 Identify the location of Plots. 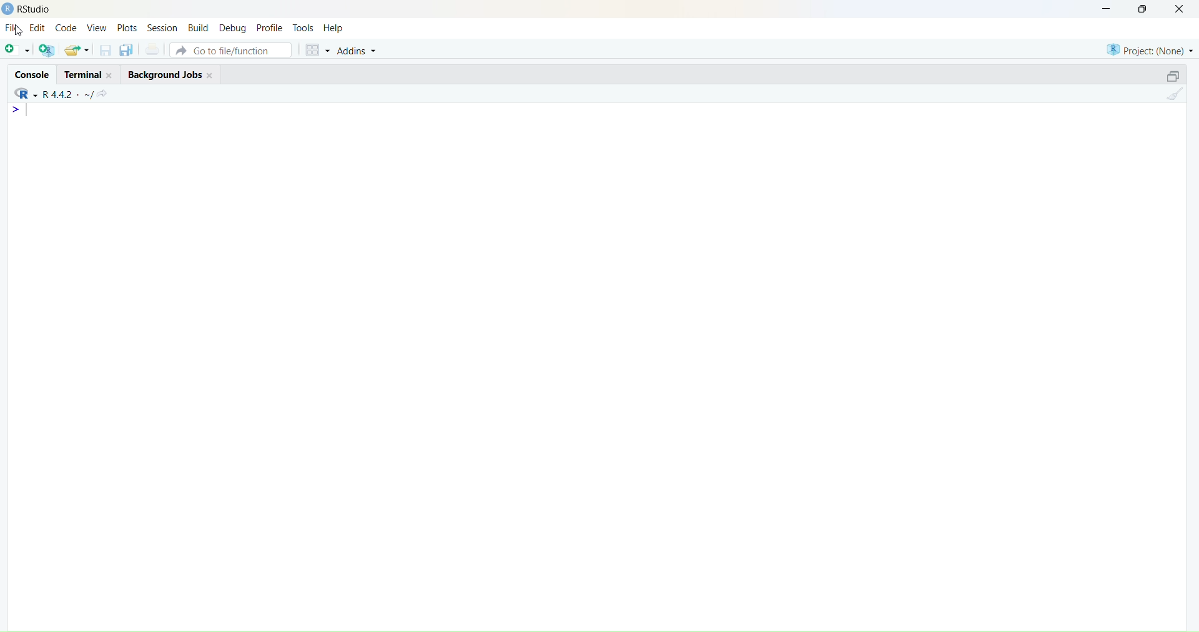
(126, 27).